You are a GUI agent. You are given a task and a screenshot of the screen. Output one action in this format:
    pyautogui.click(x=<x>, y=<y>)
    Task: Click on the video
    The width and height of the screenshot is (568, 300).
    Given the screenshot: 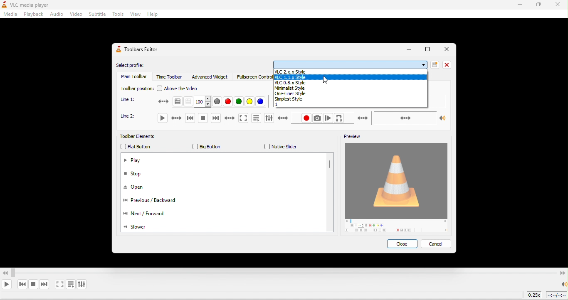 What is the action you would take?
    pyautogui.click(x=75, y=15)
    